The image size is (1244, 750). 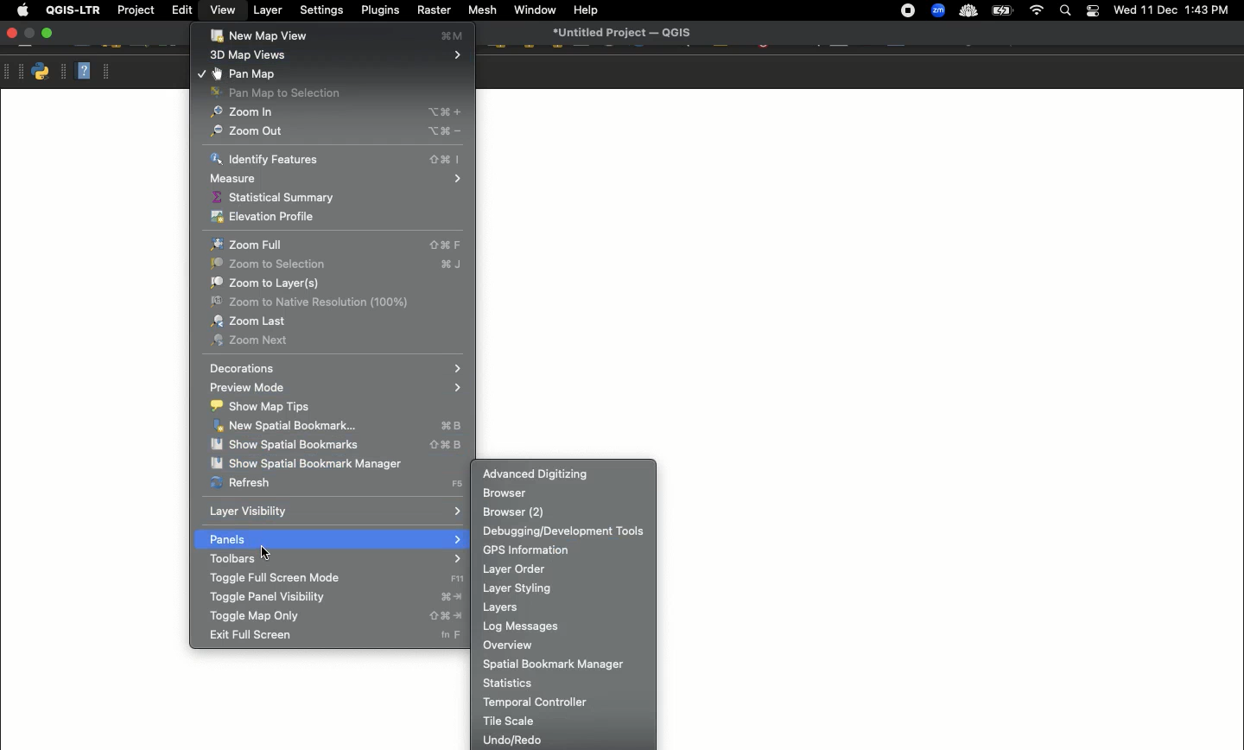 What do you see at coordinates (63, 73) in the screenshot?
I see `` at bounding box center [63, 73].